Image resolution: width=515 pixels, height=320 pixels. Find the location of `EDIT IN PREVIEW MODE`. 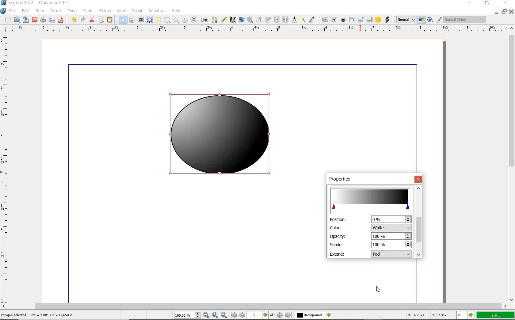

EDIT IN PREVIEW MODE is located at coordinates (439, 19).